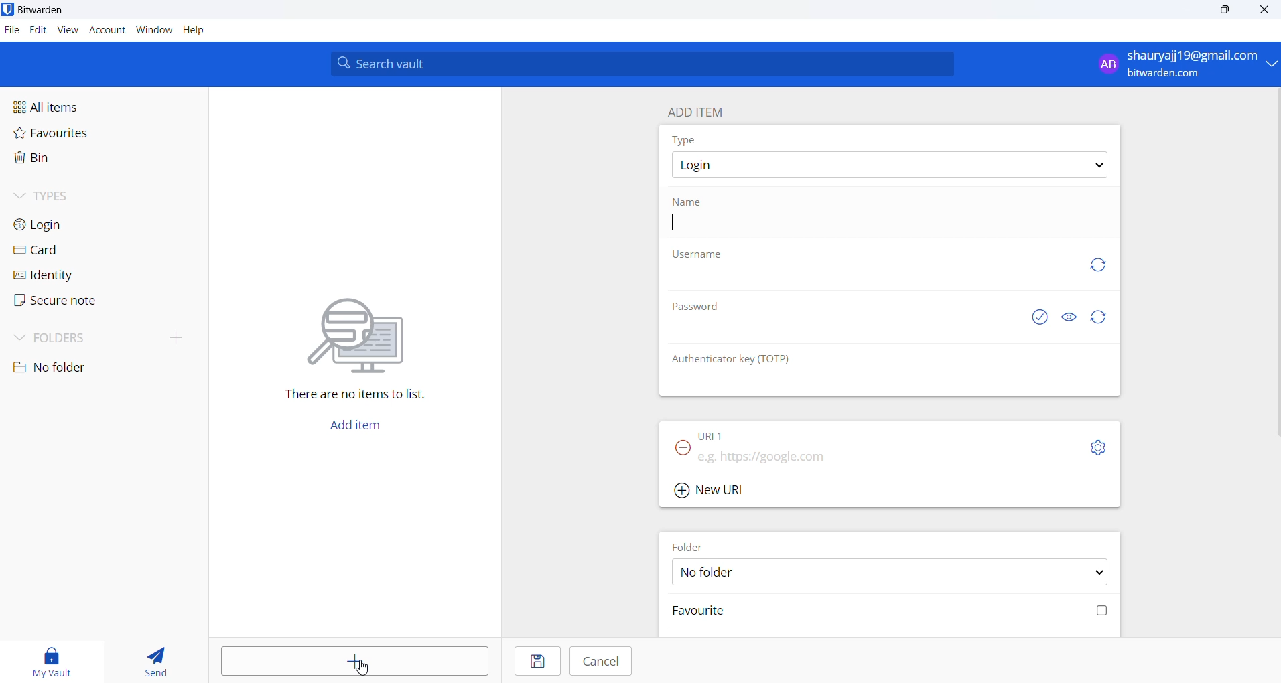 The width and height of the screenshot is (1281, 683). Describe the element at coordinates (1069, 317) in the screenshot. I see `Hide and show password ` at that location.